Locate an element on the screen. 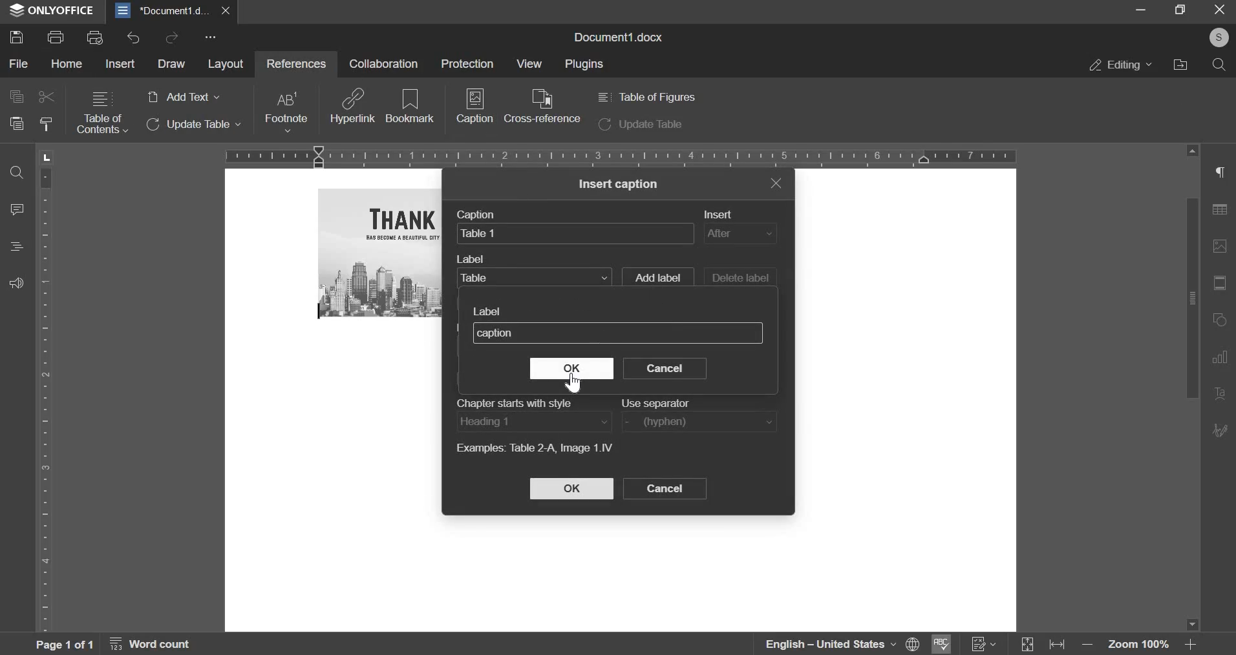  clear style is located at coordinates (46, 125).